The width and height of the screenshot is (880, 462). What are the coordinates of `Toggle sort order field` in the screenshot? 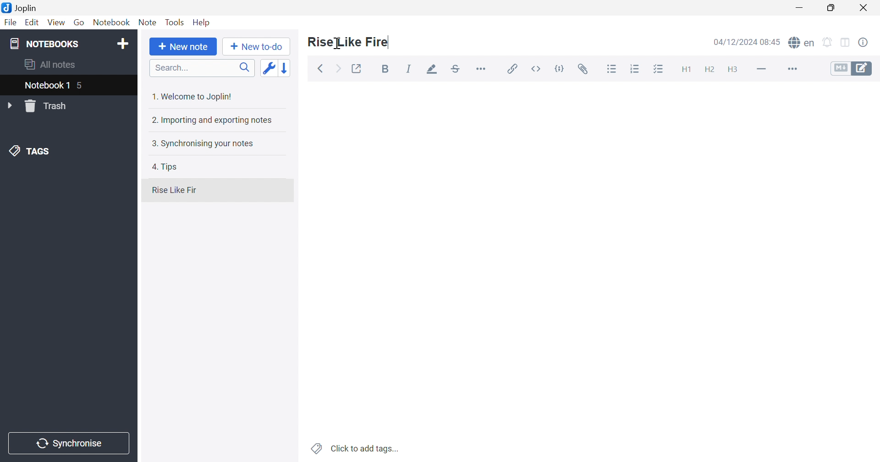 It's located at (268, 68).